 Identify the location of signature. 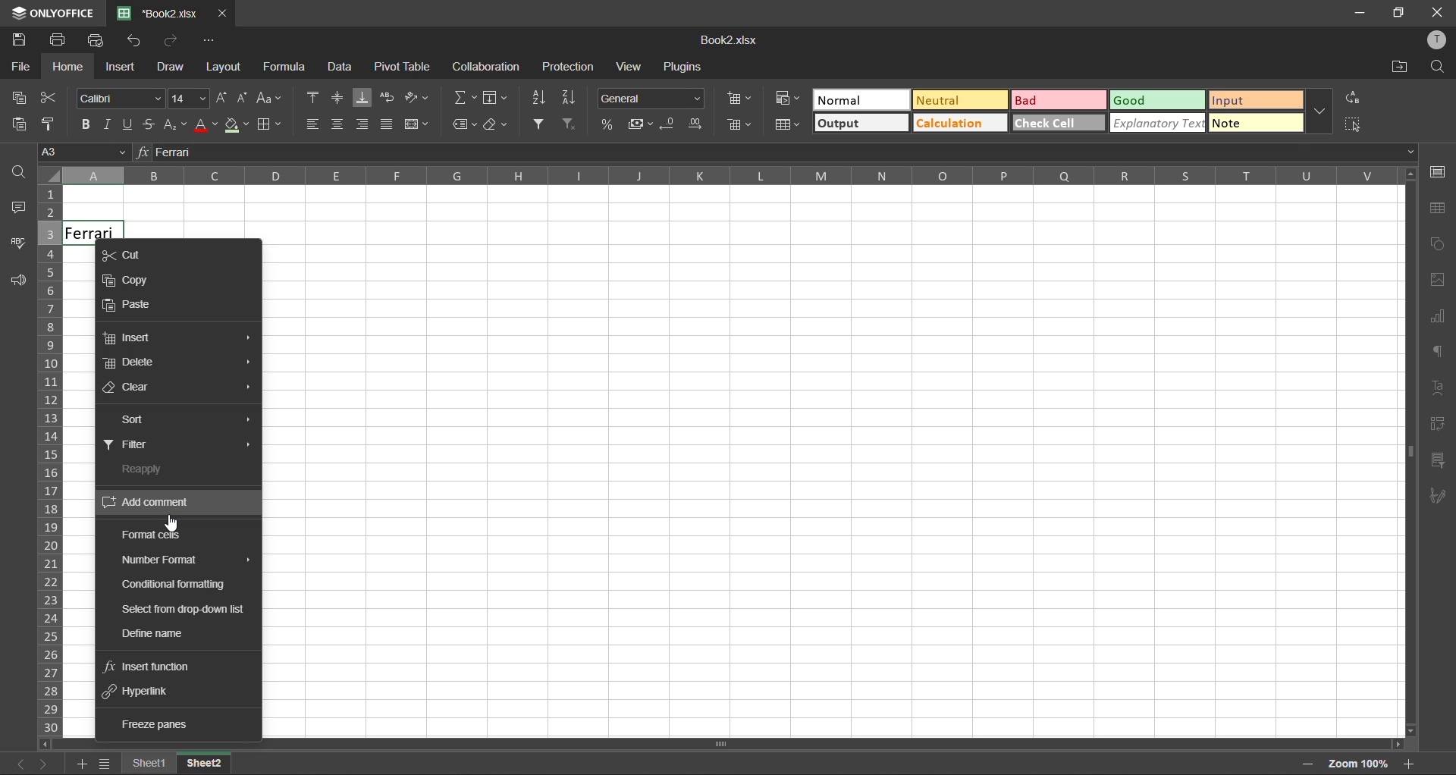
(1439, 495).